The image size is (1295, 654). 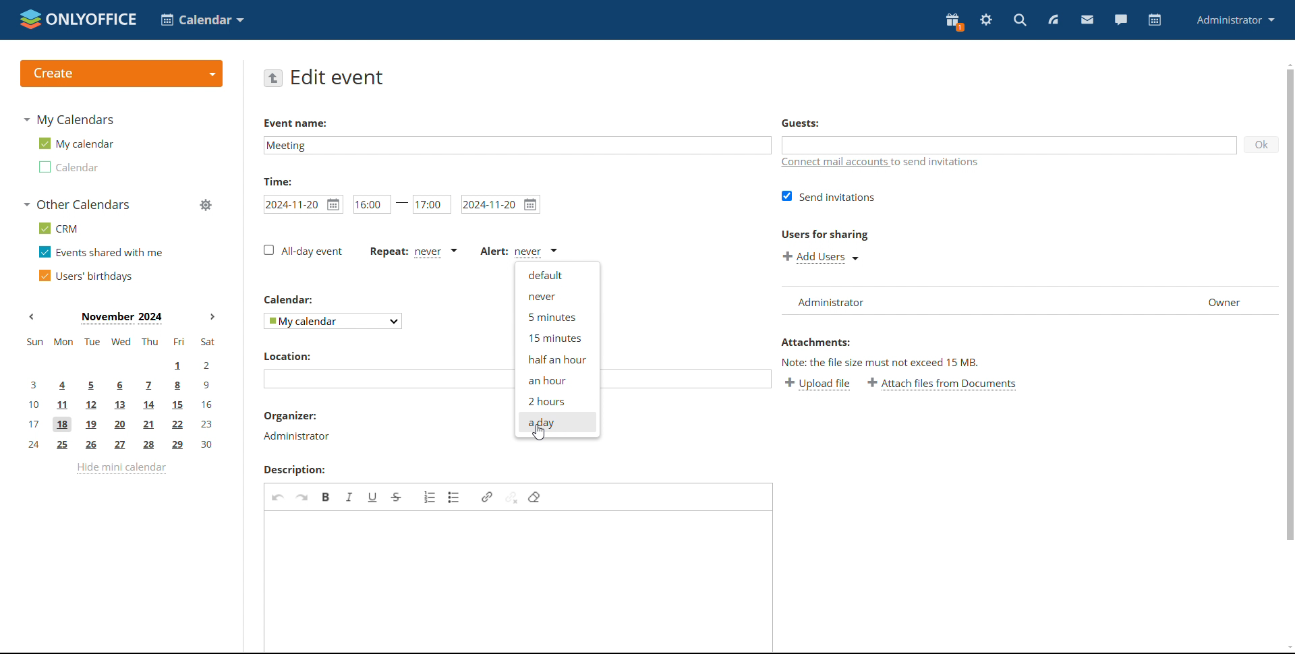 I want to click on add event name, so click(x=517, y=145).